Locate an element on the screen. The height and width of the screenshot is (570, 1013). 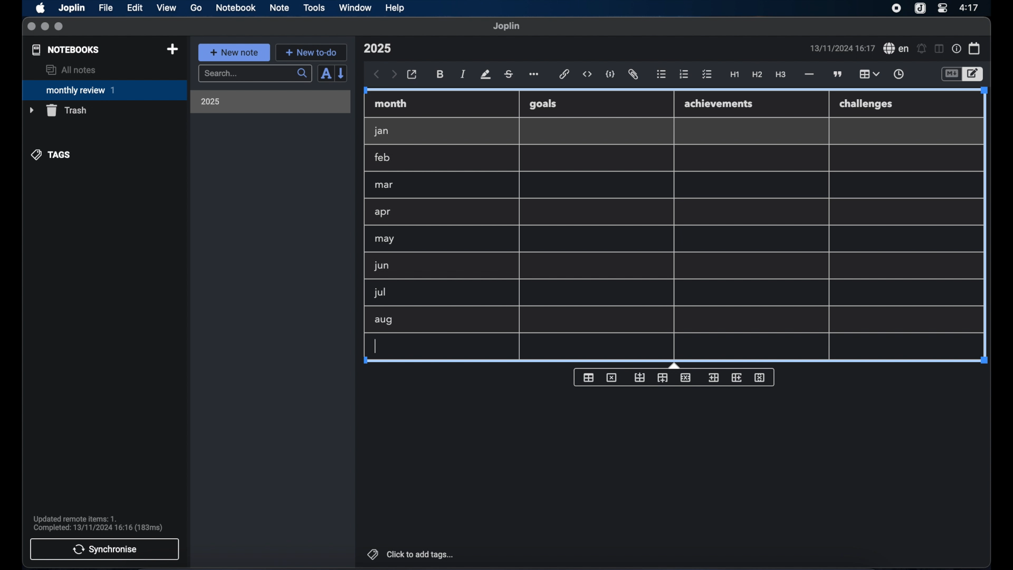
go is located at coordinates (196, 7).